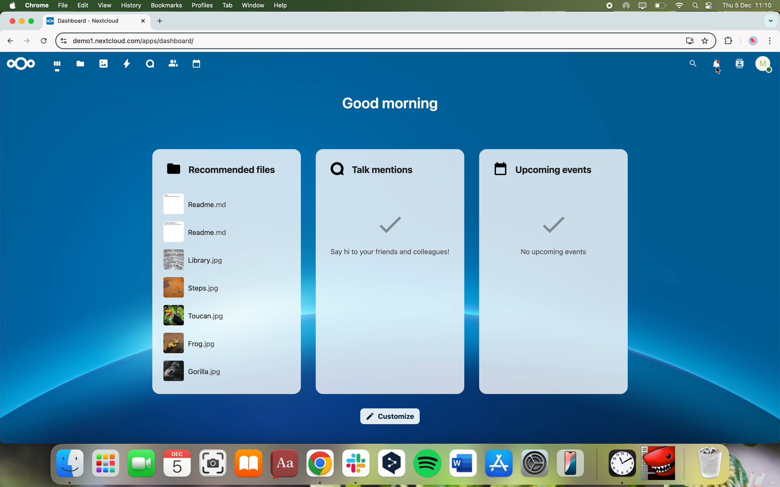 The image size is (780, 487). Describe the element at coordinates (19, 64) in the screenshot. I see `Nextcloud logo` at that location.